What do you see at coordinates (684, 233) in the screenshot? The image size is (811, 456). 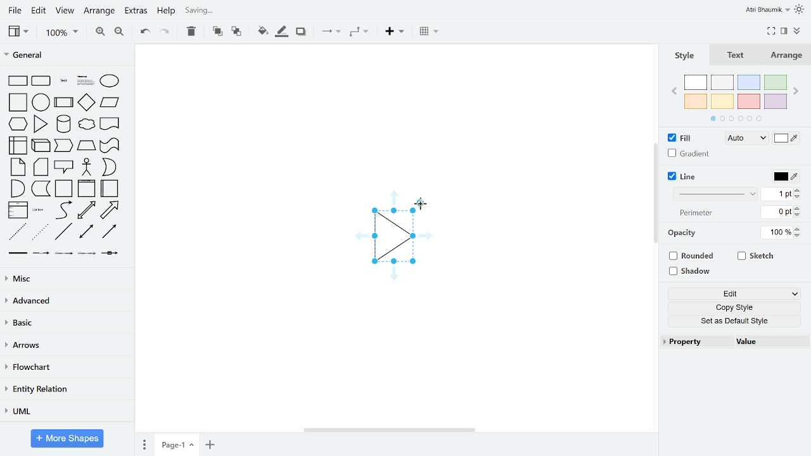 I see `opacity` at bounding box center [684, 233].